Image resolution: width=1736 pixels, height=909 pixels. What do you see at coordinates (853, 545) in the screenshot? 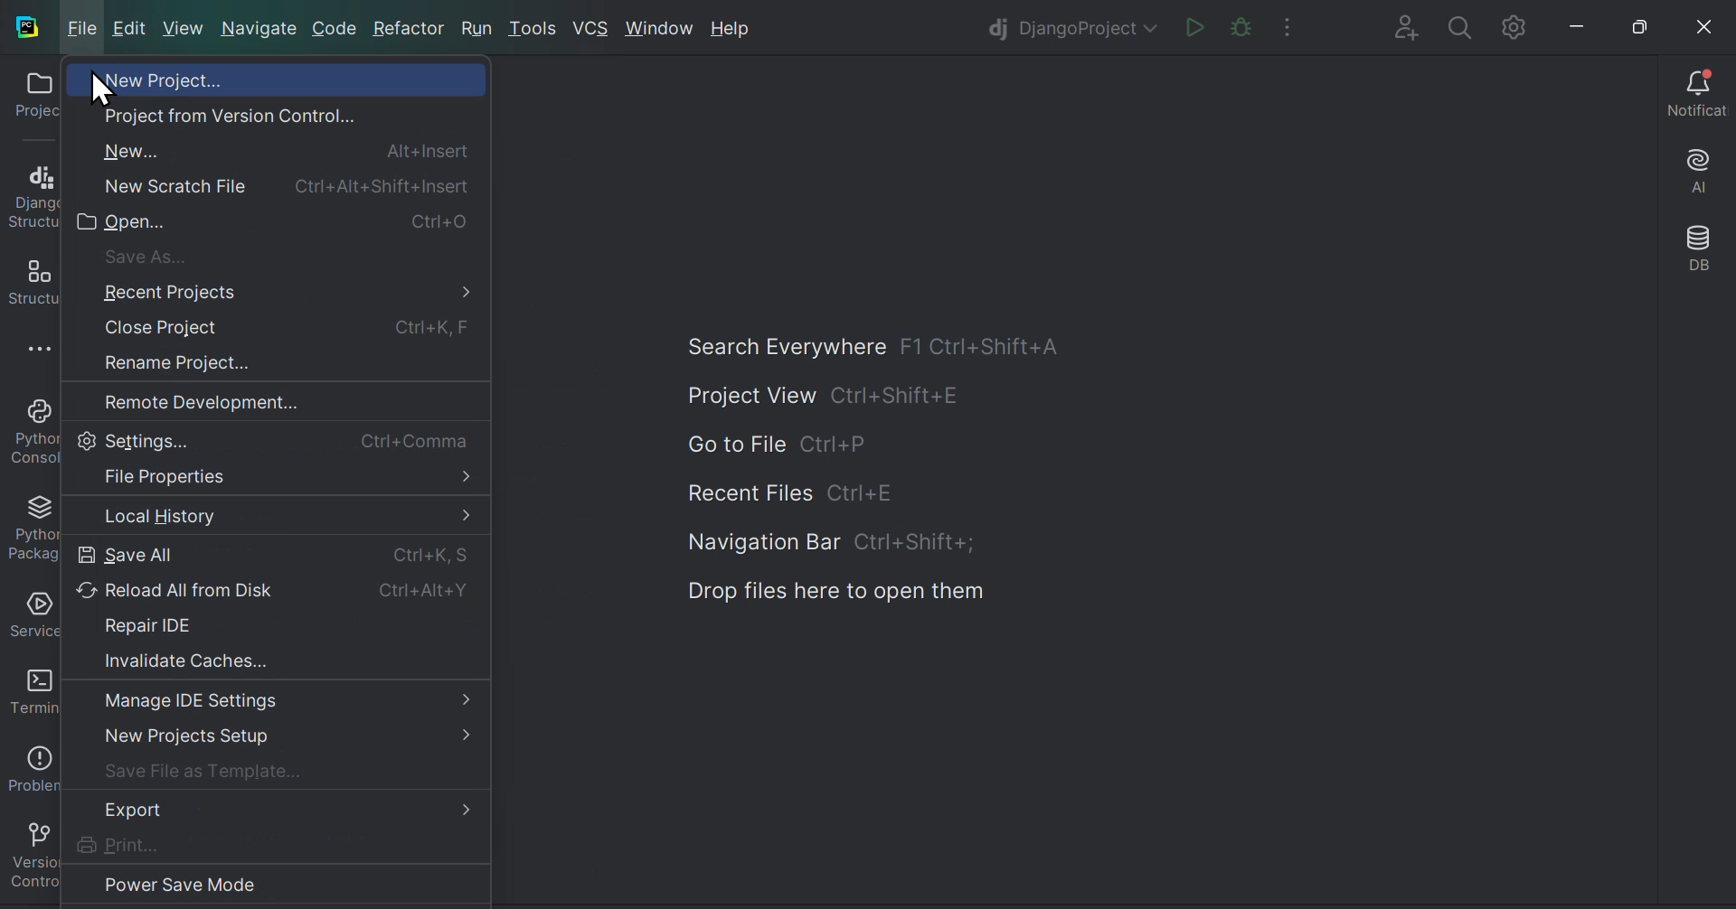
I see `Navigation bar` at bounding box center [853, 545].